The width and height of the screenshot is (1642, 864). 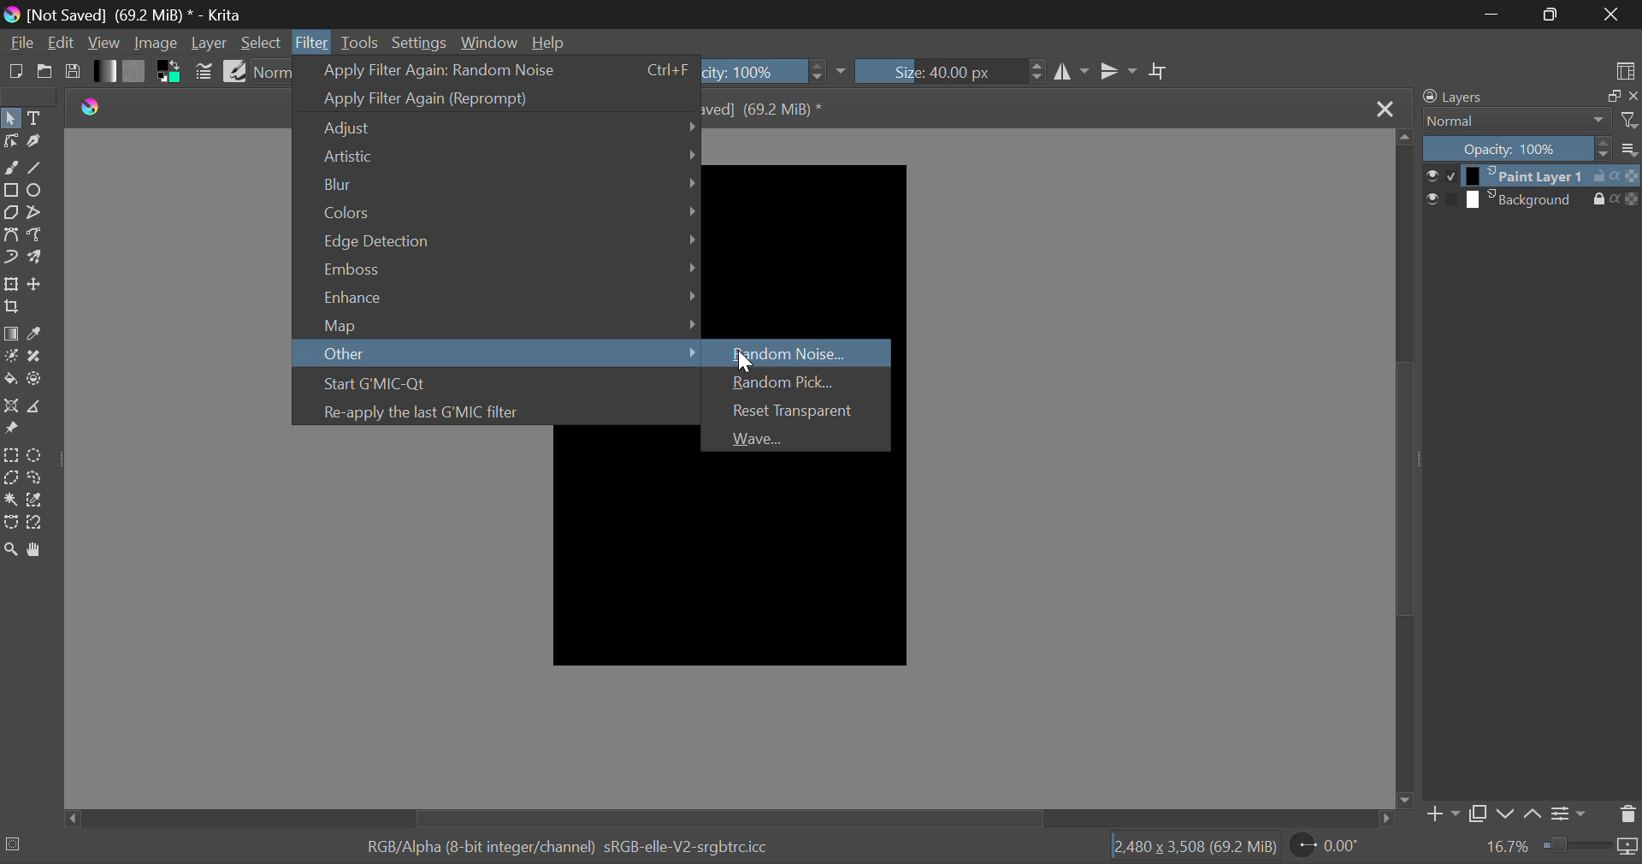 What do you see at coordinates (35, 258) in the screenshot?
I see `Multibrush Tool` at bounding box center [35, 258].